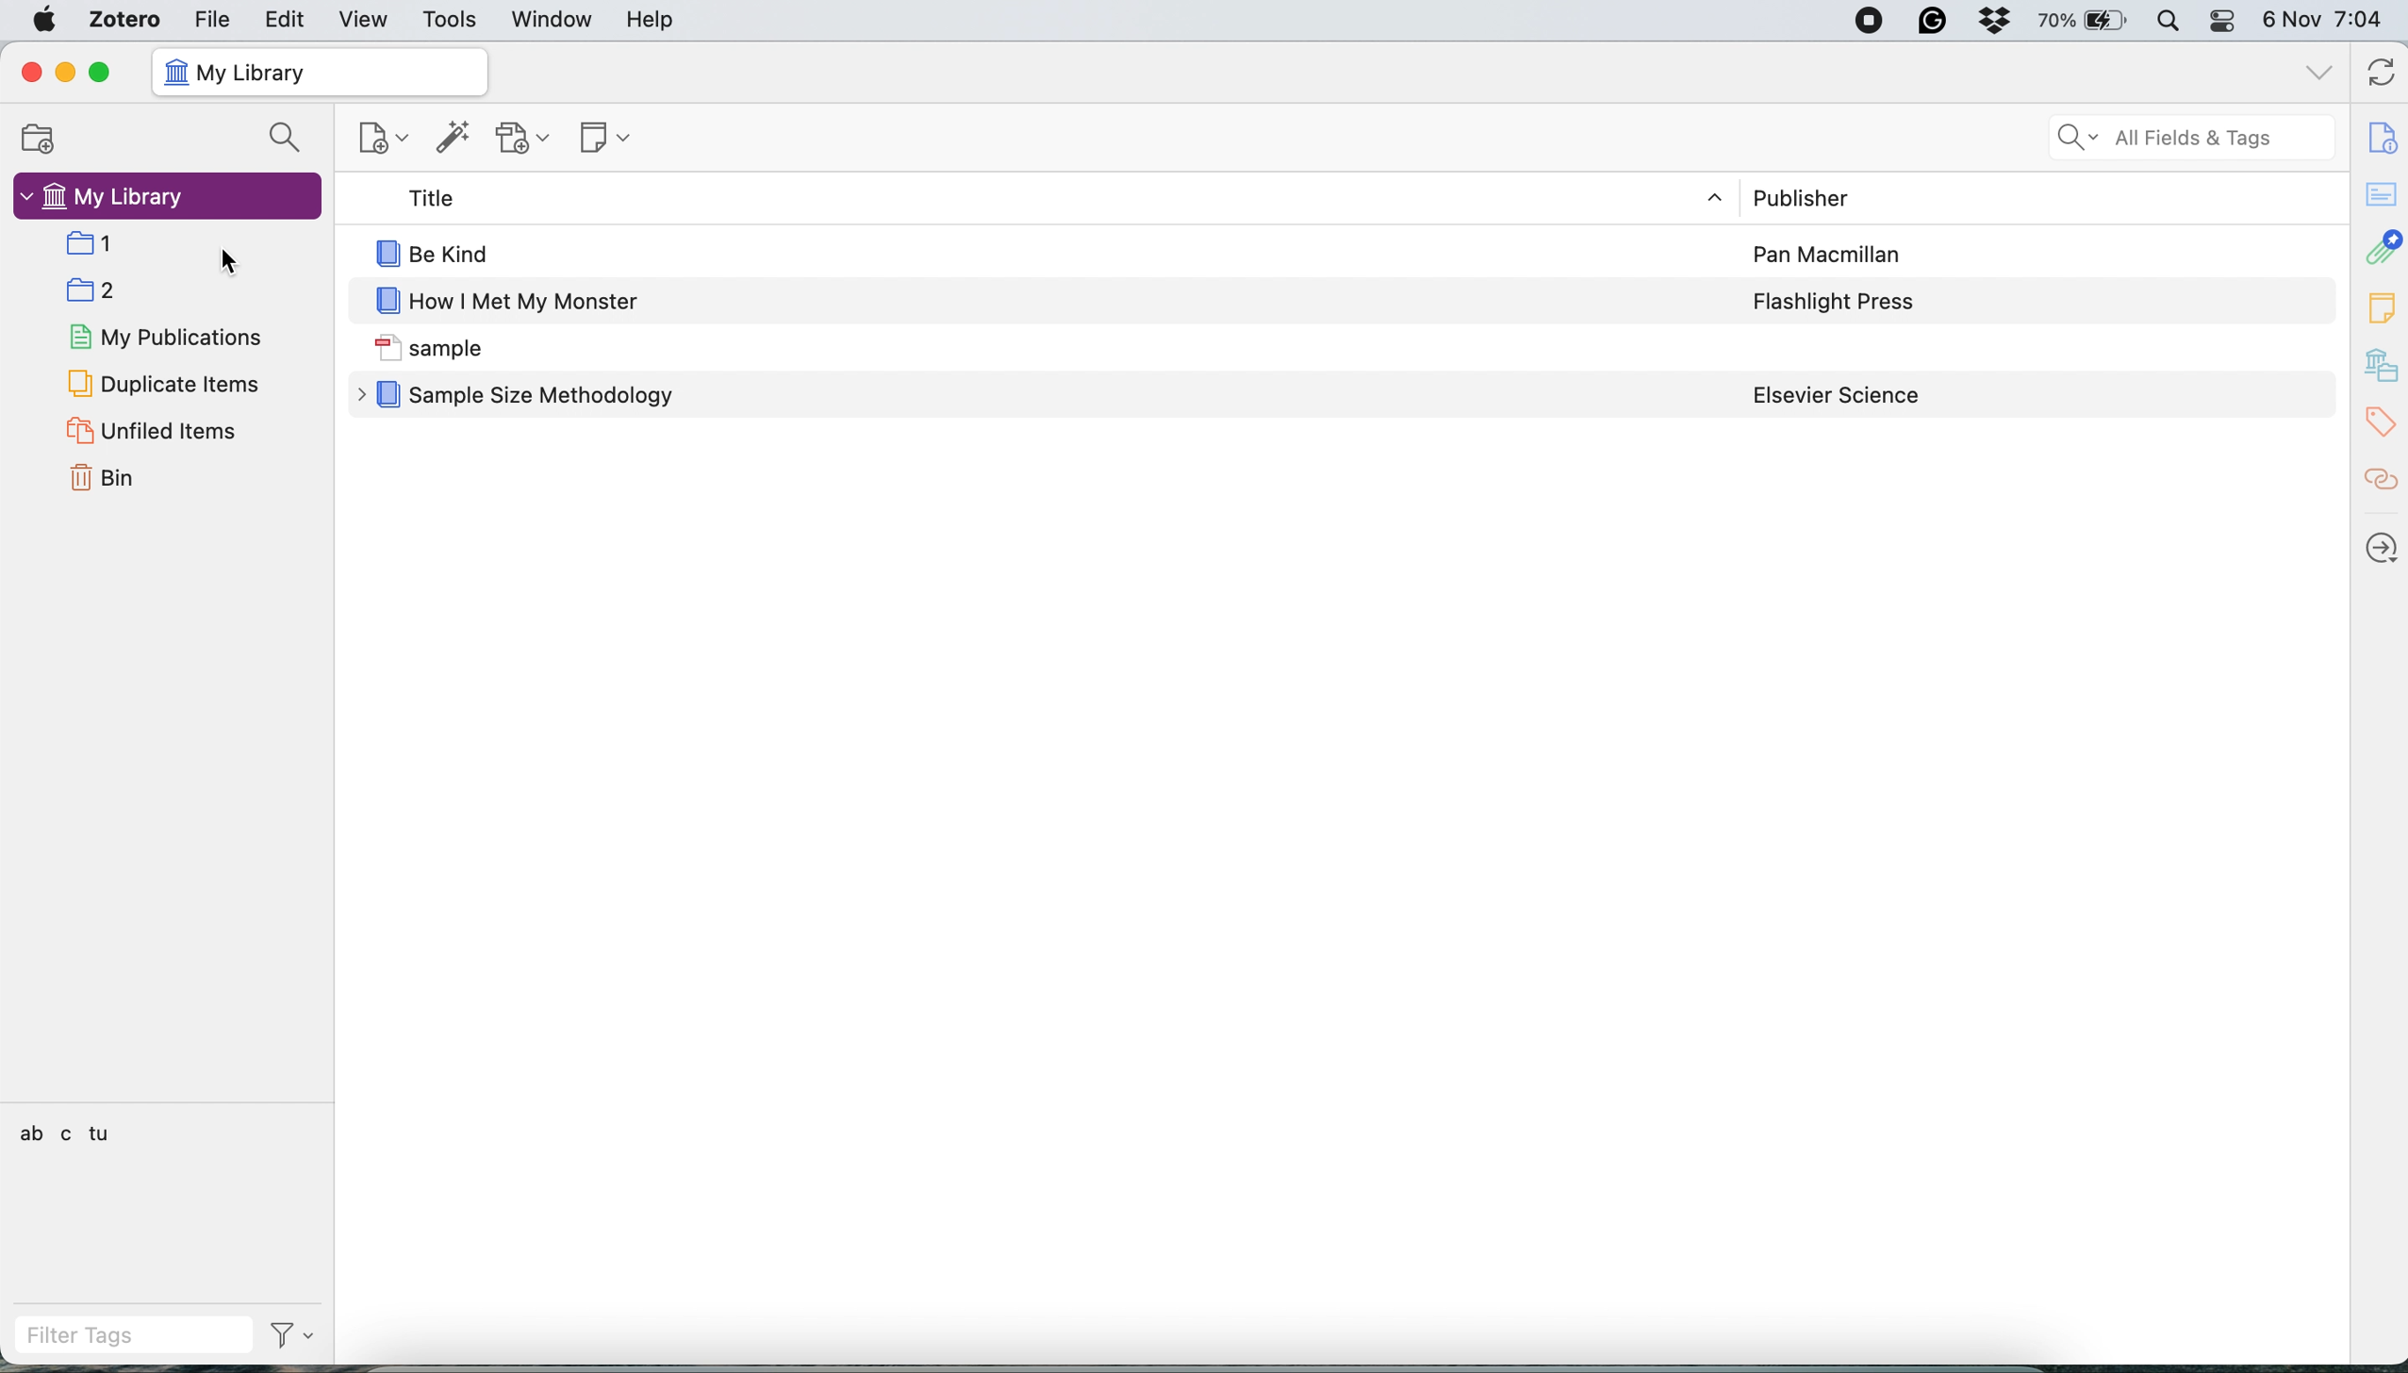  Describe the element at coordinates (604, 141) in the screenshot. I see `note` at that location.